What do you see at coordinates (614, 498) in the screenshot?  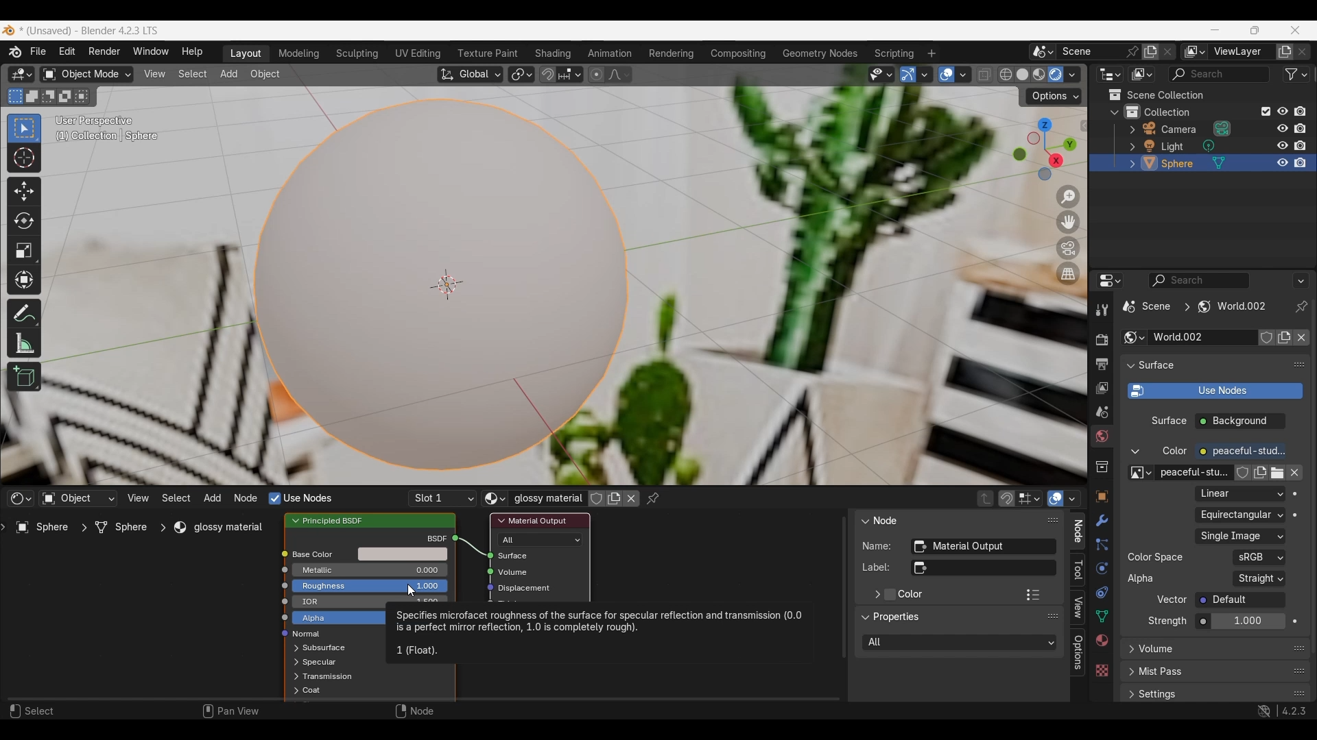 I see `Add new material` at bounding box center [614, 498].